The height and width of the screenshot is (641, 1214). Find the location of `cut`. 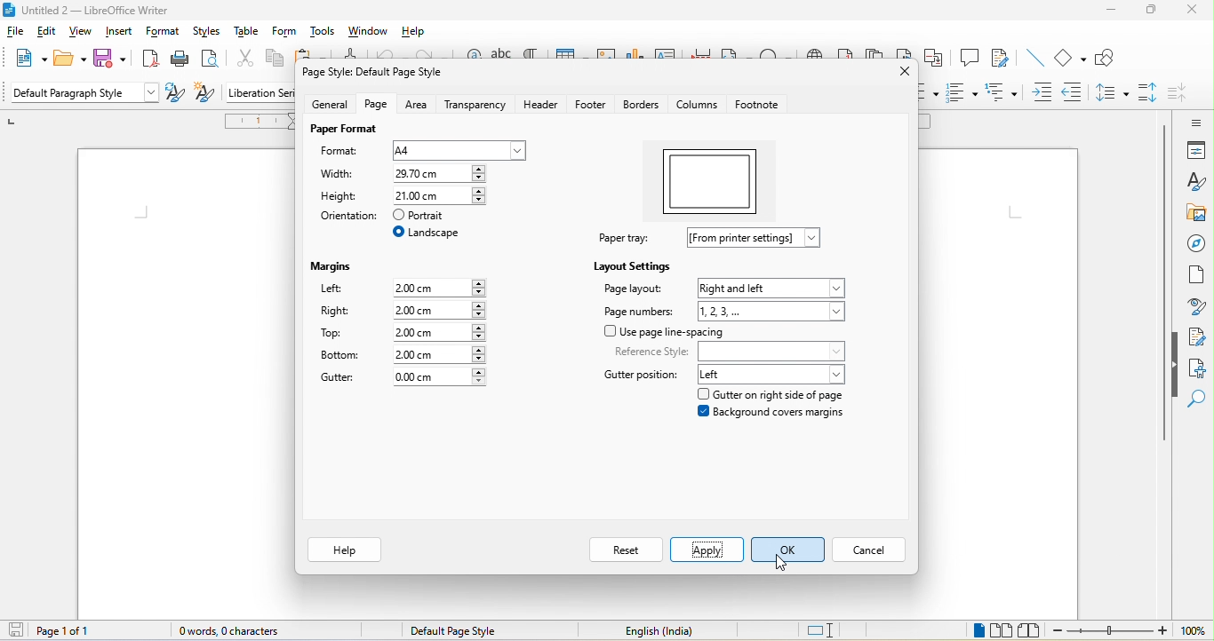

cut is located at coordinates (244, 63).